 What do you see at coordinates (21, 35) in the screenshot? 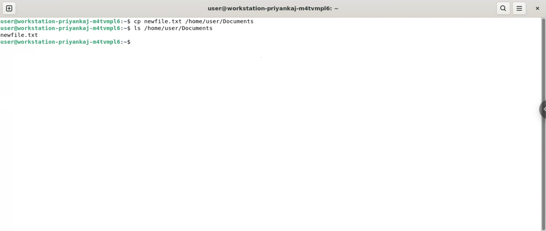
I see `newfile.txt` at bounding box center [21, 35].